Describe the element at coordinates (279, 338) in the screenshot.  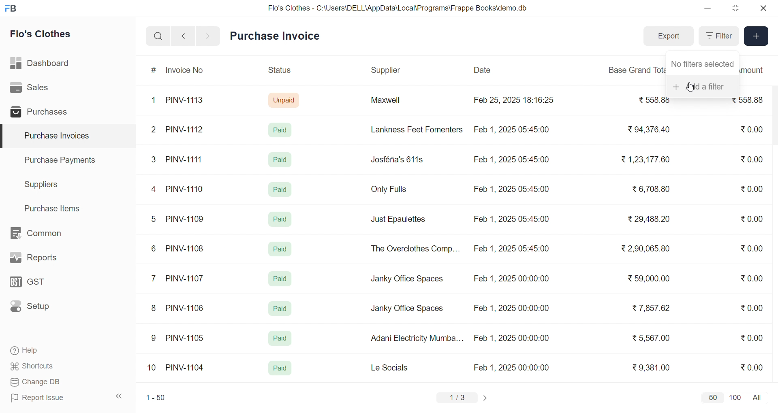
I see `Paid` at that location.